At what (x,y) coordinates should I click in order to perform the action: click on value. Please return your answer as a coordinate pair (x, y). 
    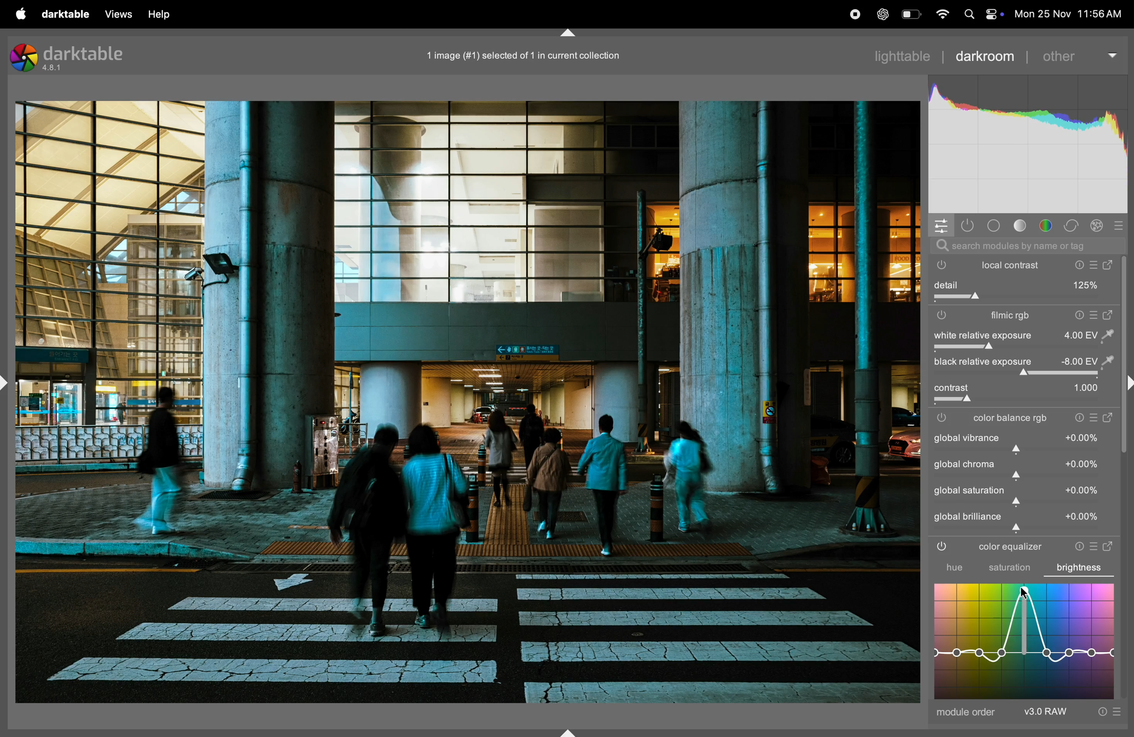
    Looking at the image, I should click on (1087, 361).